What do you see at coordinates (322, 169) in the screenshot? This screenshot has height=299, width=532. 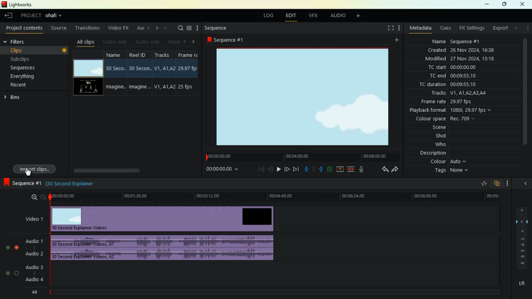 I see `push` at bounding box center [322, 169].